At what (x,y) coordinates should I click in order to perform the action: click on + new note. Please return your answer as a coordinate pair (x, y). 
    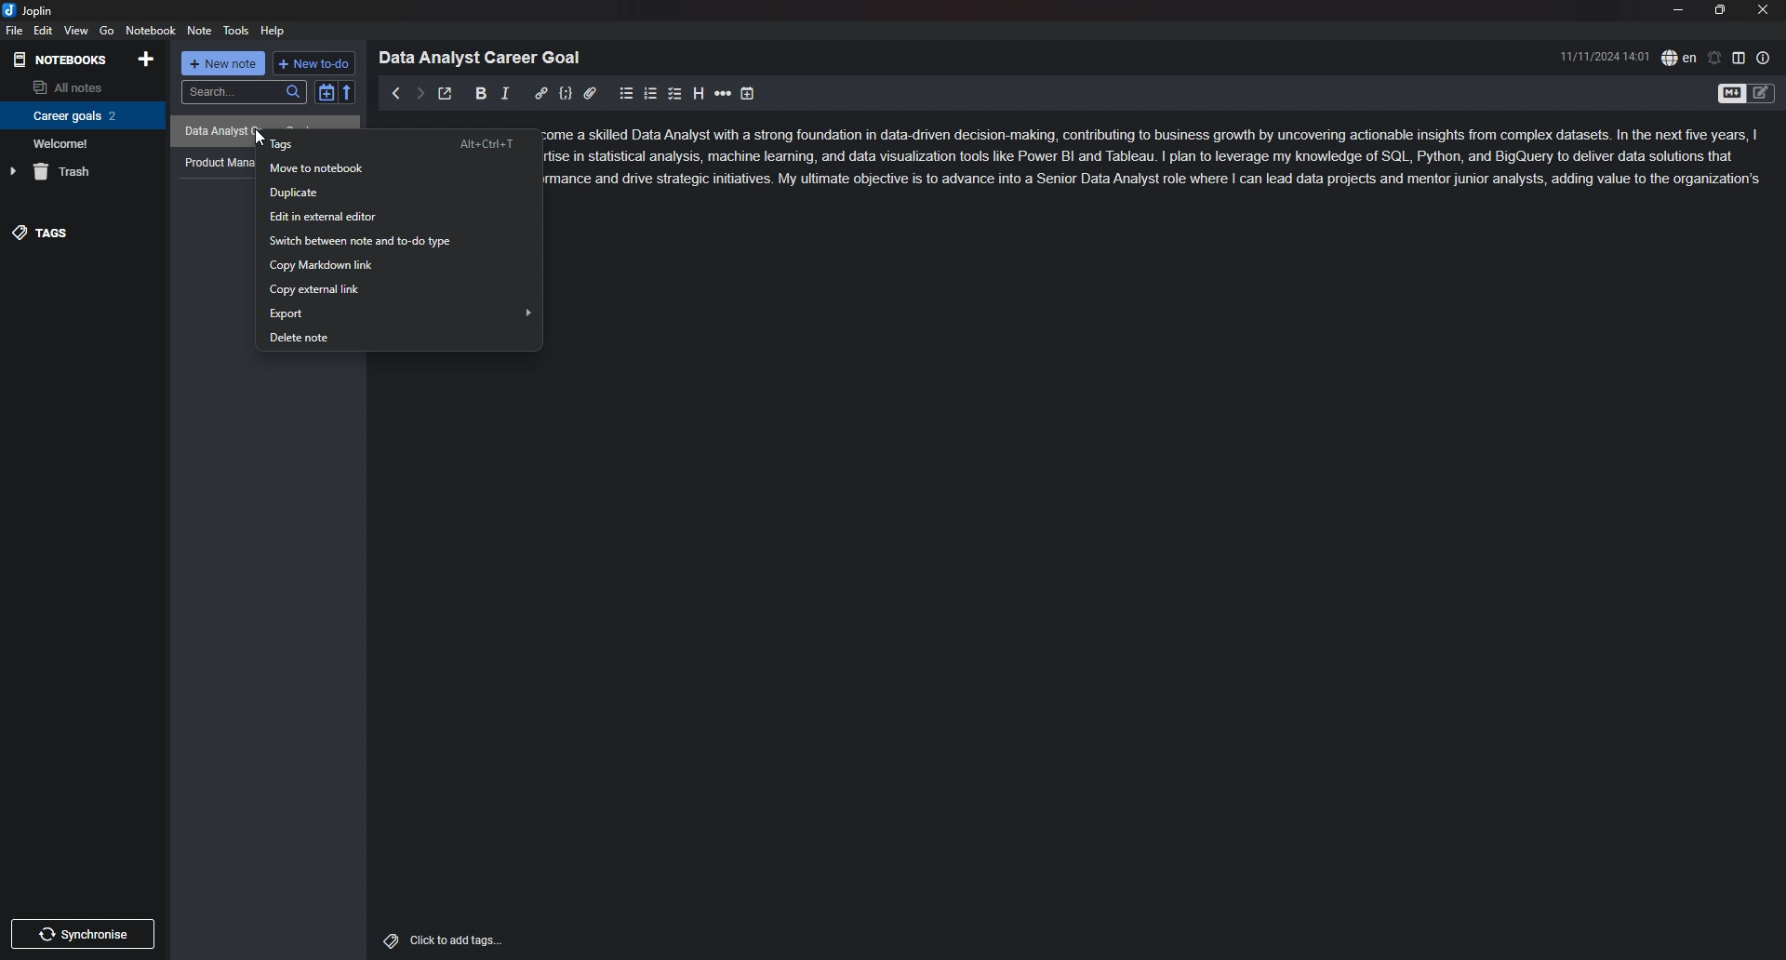
    Looking at the image, I should click on (223, 63).